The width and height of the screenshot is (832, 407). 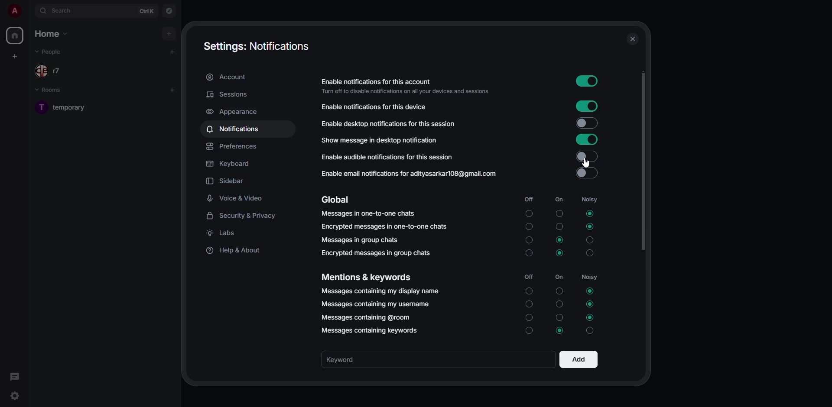 What do you see at coordinates (53, 90) in the screenshot?
I see `rooms` at bounding box center [53, 90].